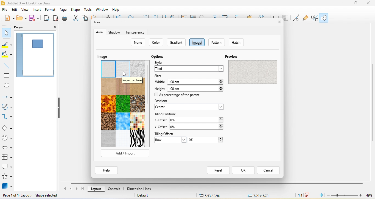 Image resolution: width=375 pixels, height=199 pixels. What do you see at coordinates (159, 82) in the screenshot?
I see `width` at bounding box center [159, 82].